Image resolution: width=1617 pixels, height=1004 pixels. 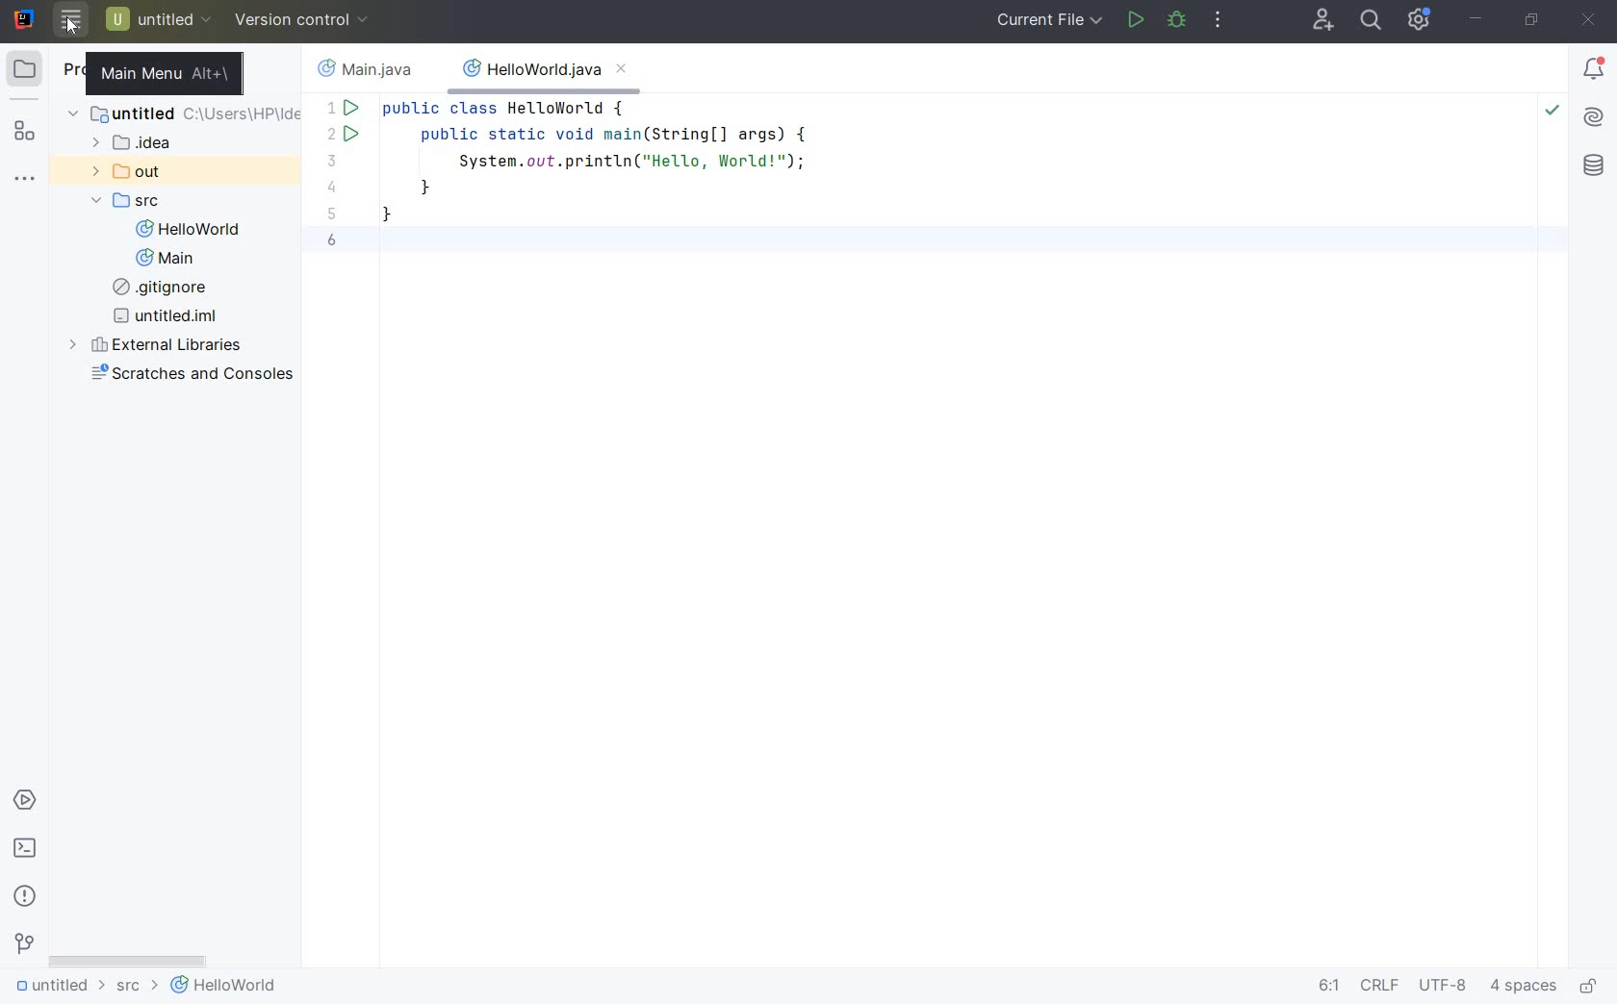 What do you see at coordinates (541, 74) in the screenshot?
I see `filename` at bounding box center [541, 74].